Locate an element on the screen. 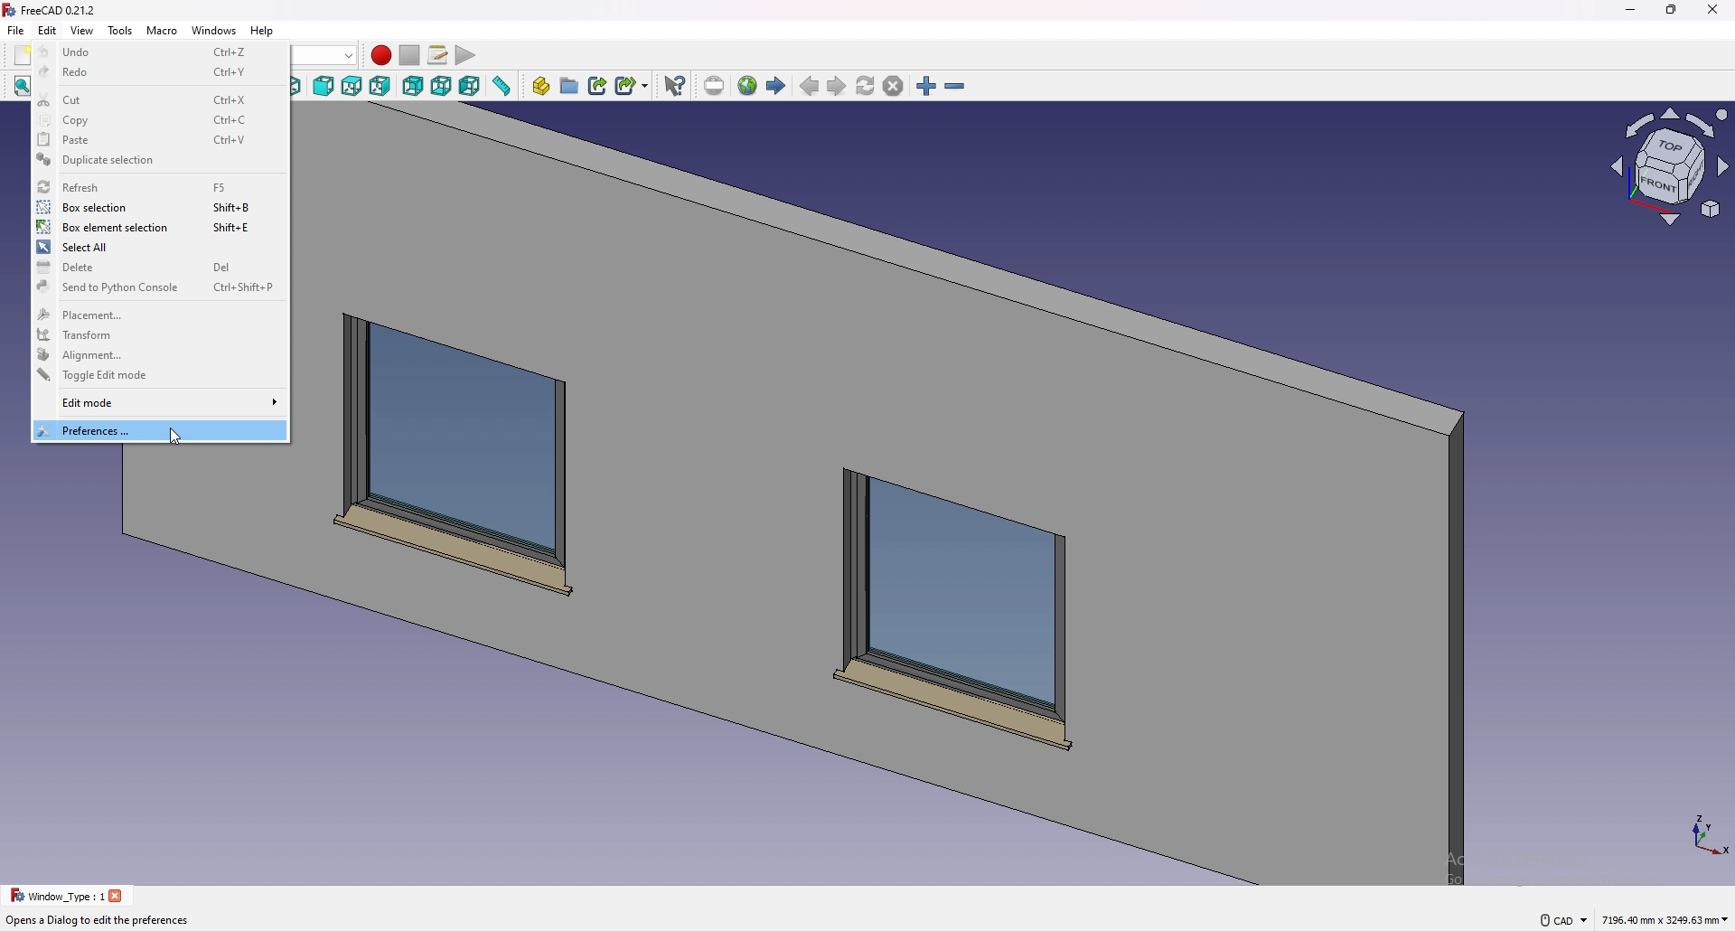 This screenshot has height=931, width=1735. make sub link is located at coordinates (633, 84).